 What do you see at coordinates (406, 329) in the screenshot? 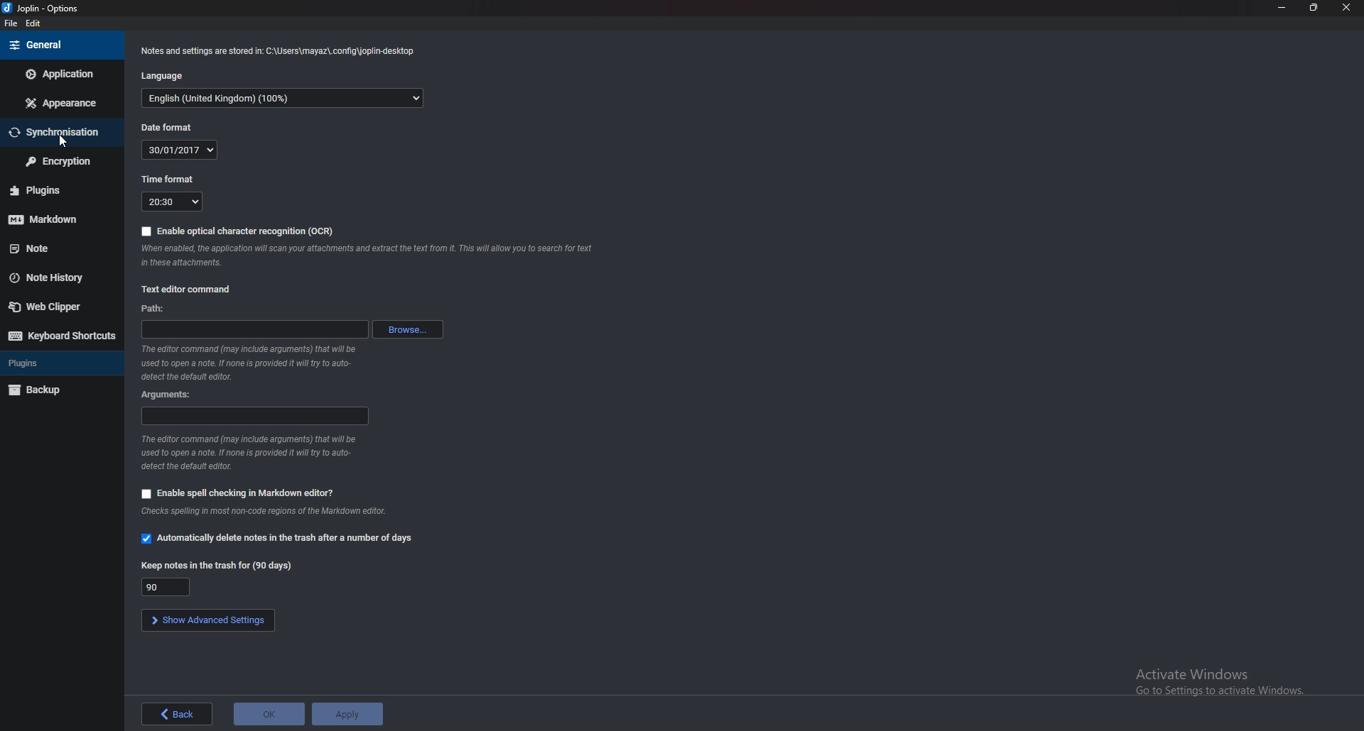
I see `browse` at bounding box center [406, 329].